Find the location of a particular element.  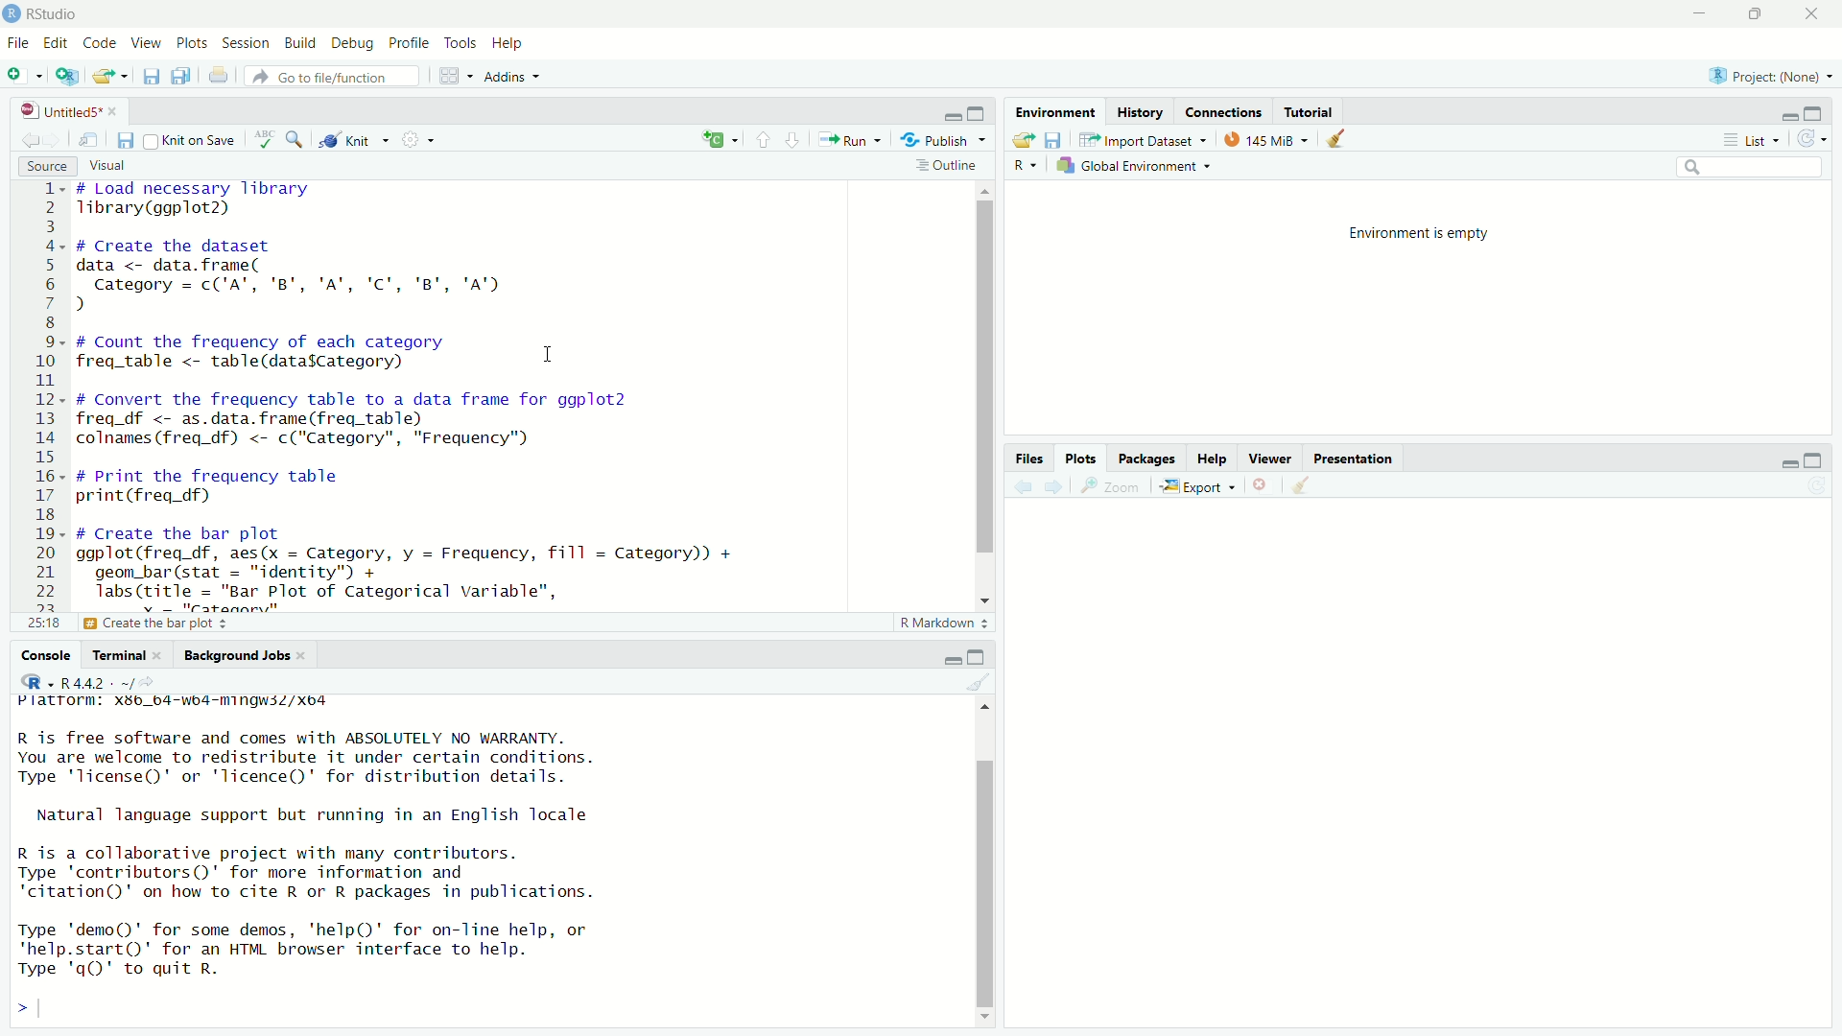

workspace panes is located at coordinates (453, 79).